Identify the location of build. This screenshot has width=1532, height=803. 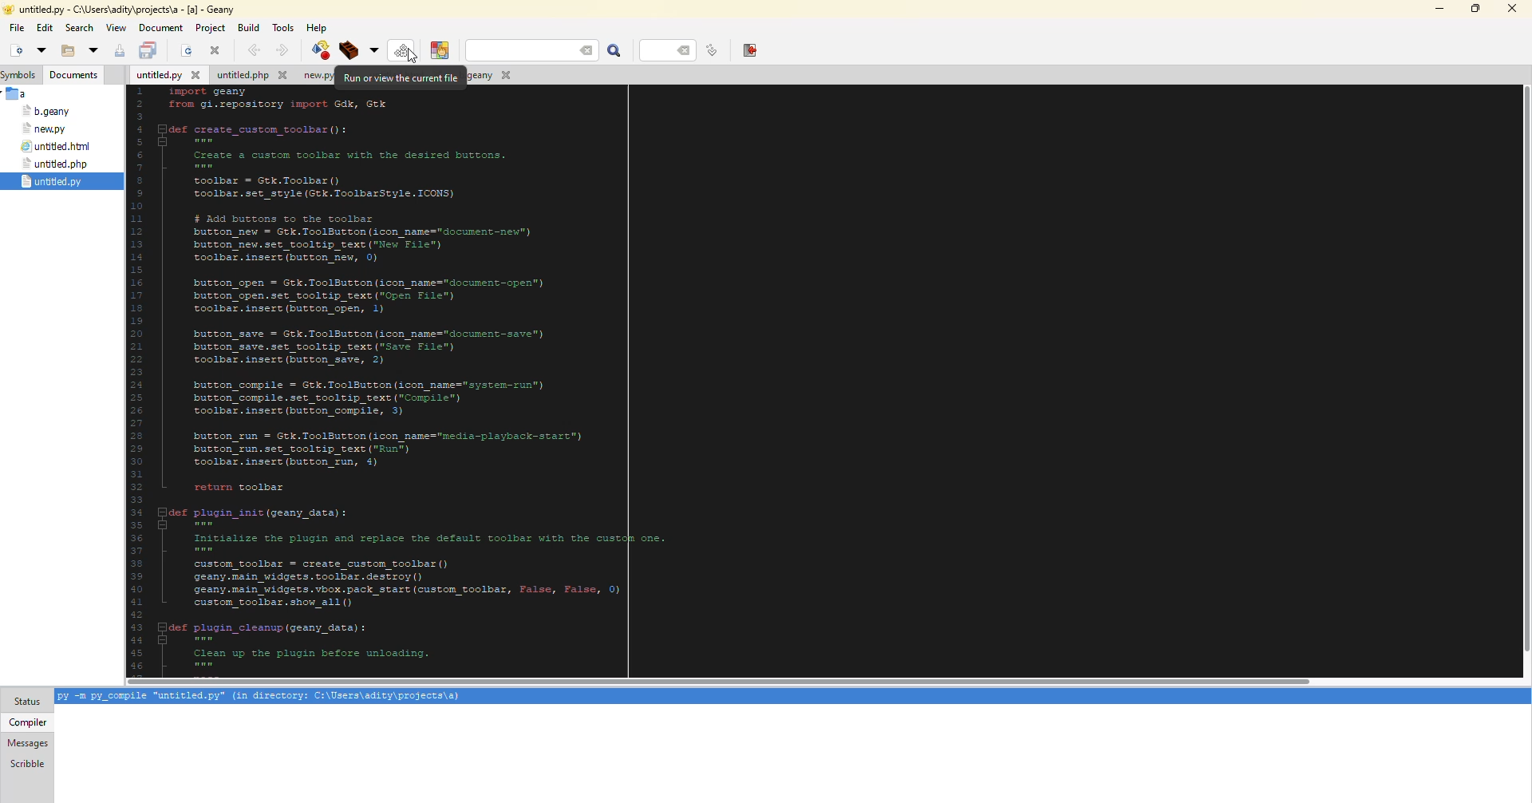
(357, 49).